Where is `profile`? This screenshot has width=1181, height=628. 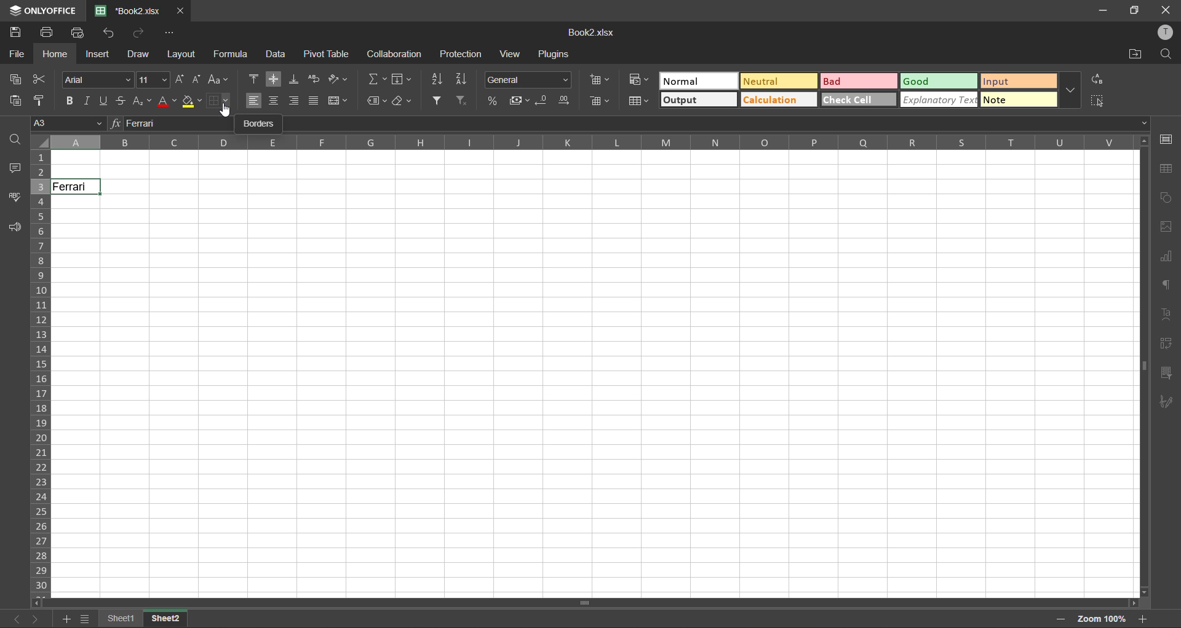 profile is located at coordinates (1167, 33).